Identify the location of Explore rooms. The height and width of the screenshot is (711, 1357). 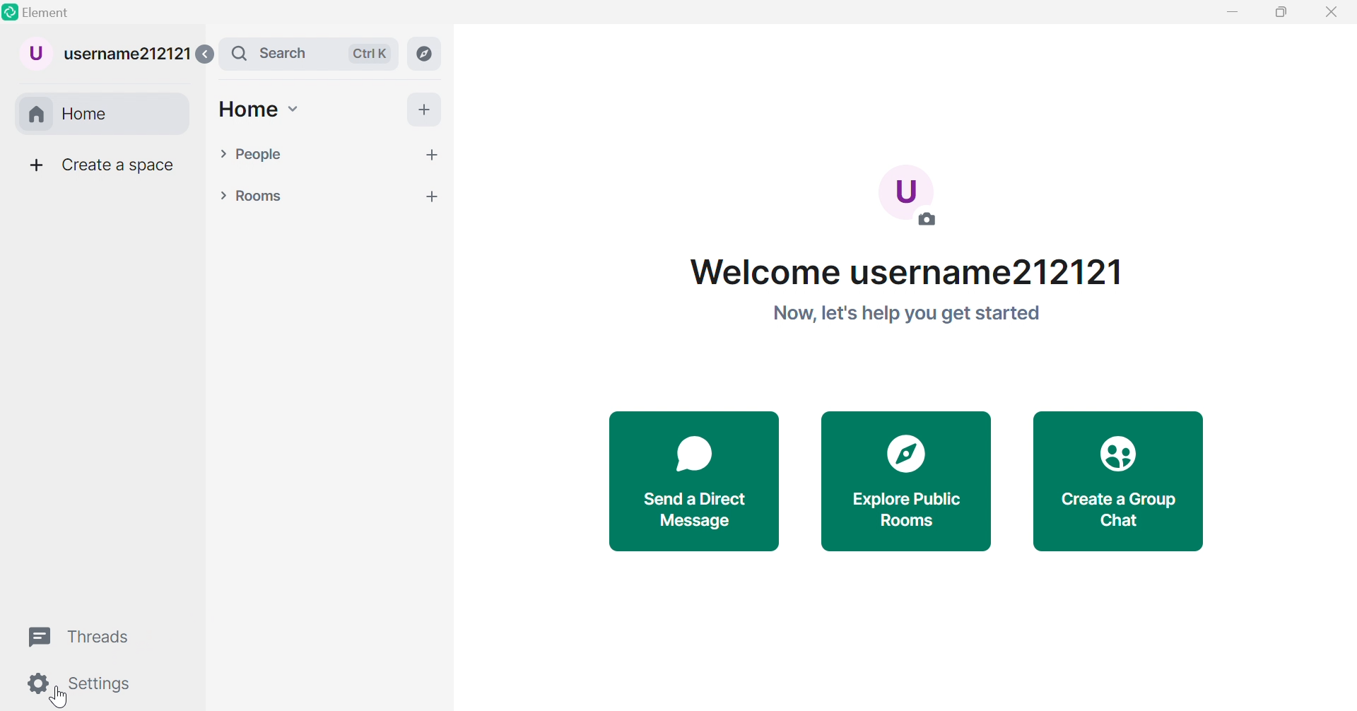
(425, 54).